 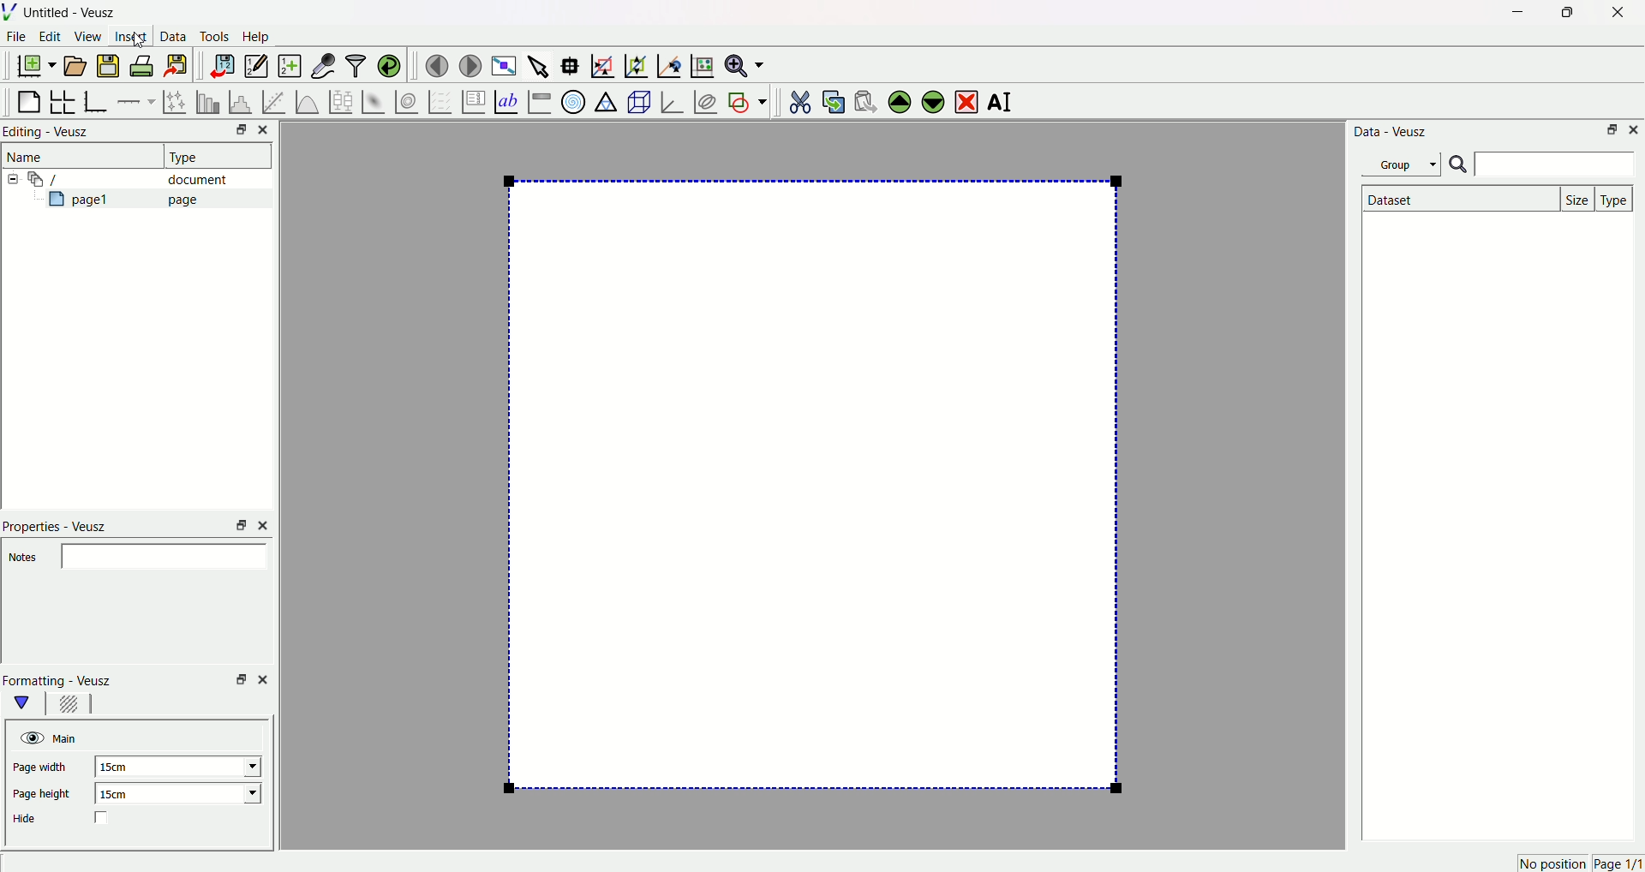 What do you see at coordinates (505, 100) in the screenshot?
I see `text label` at bounding box center [505, 100].